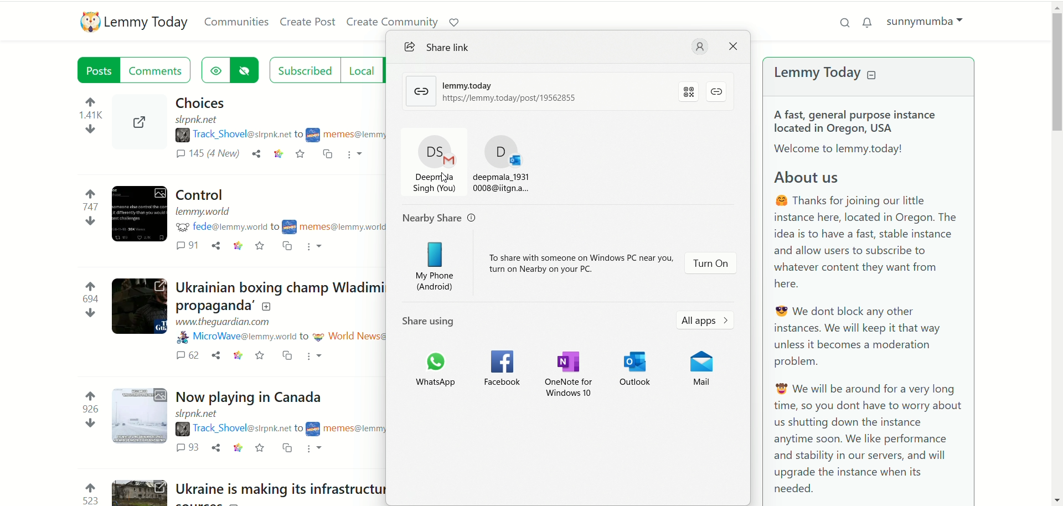 This screenshot has width=1063, height=506. I want to click on outlook, so click(637, 369).